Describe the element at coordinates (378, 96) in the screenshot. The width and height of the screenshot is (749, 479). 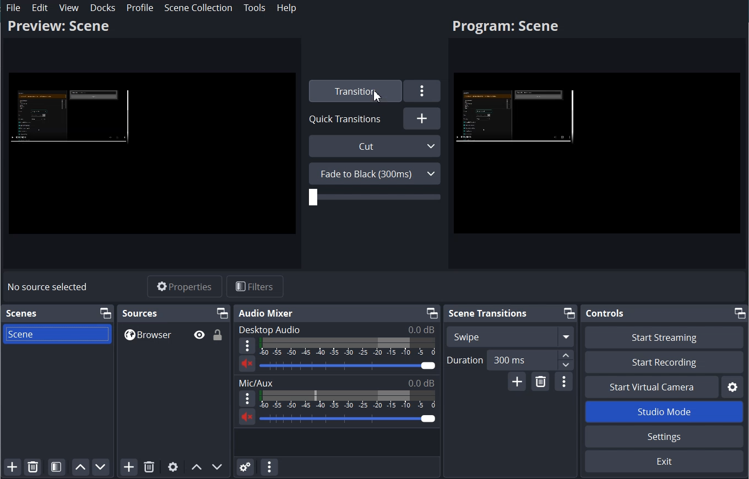
I see `Cursor` at that location.